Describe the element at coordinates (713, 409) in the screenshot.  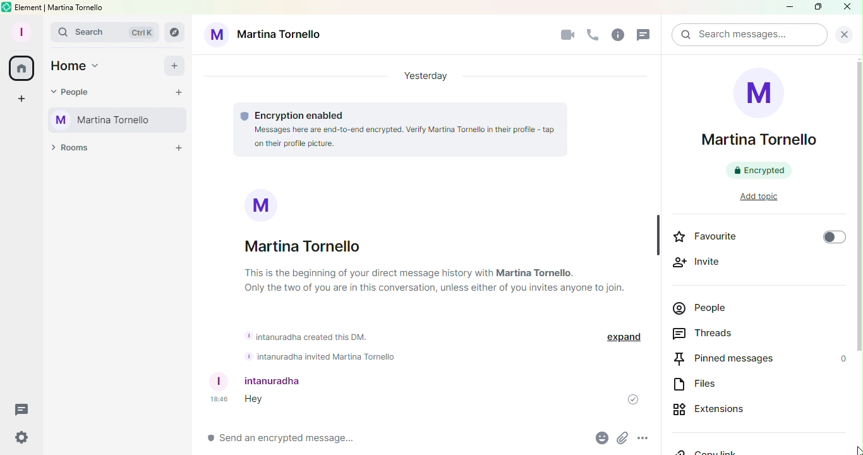
I see `Extensions` at that location.